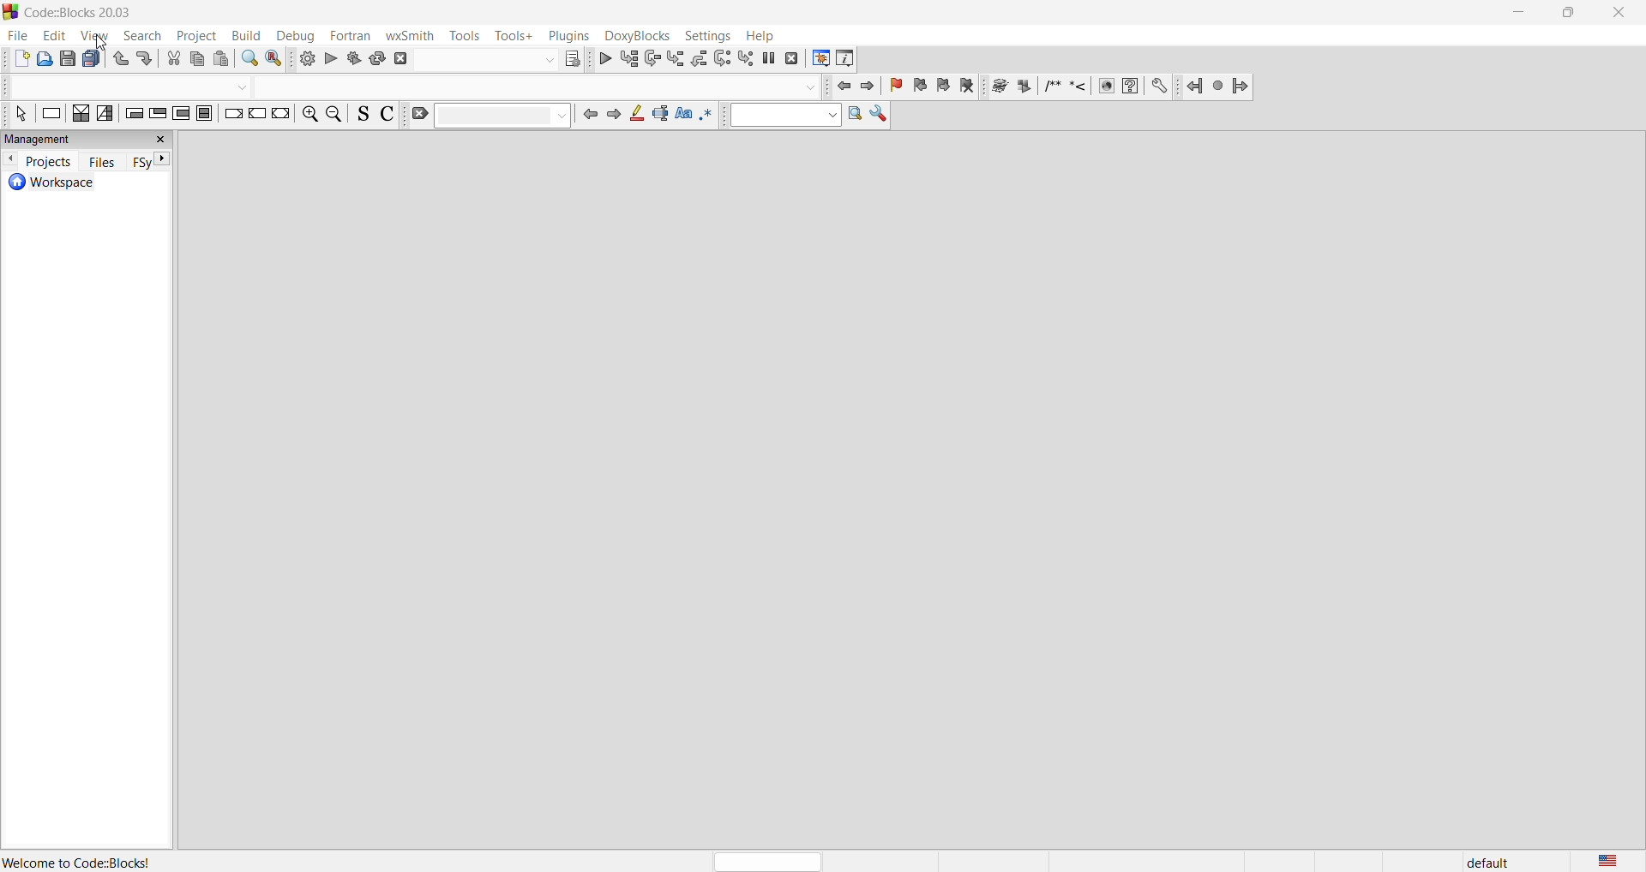  I want to click on counting loop, so click(183, 114).